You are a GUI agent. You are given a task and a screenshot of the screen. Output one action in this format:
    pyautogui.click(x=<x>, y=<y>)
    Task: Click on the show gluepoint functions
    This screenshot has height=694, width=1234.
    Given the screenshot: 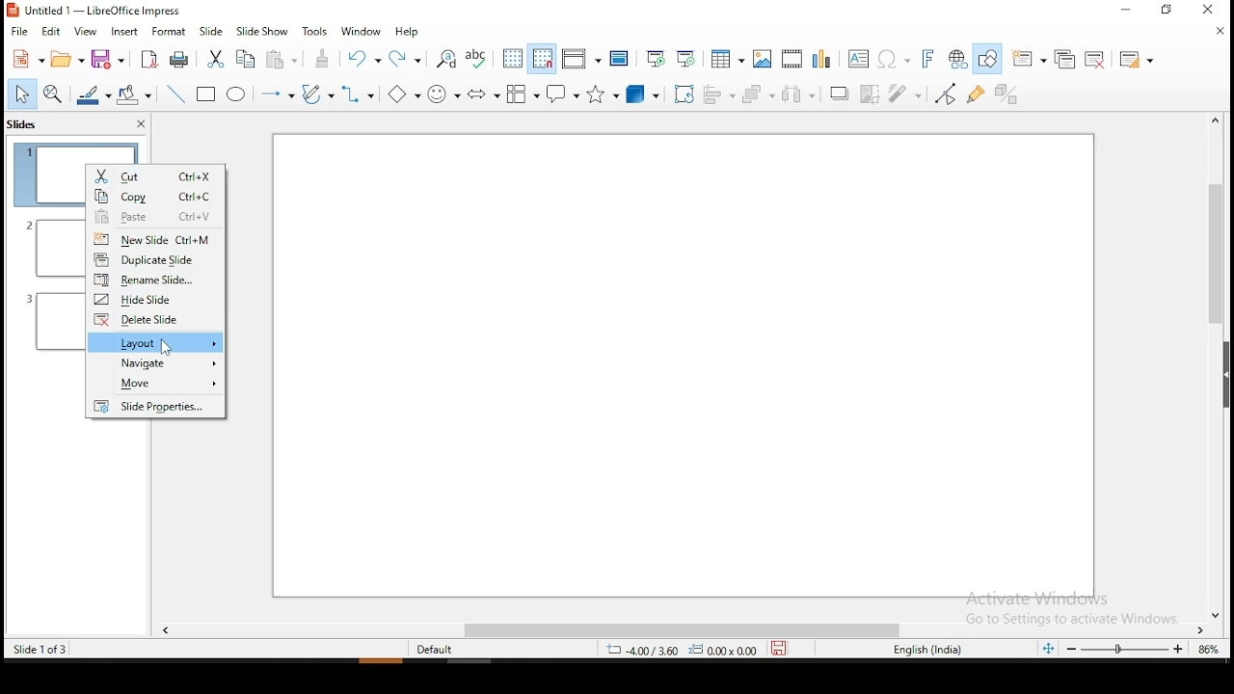 What is the action you would take?
    pyautogui.click(x=975, y=93)
    